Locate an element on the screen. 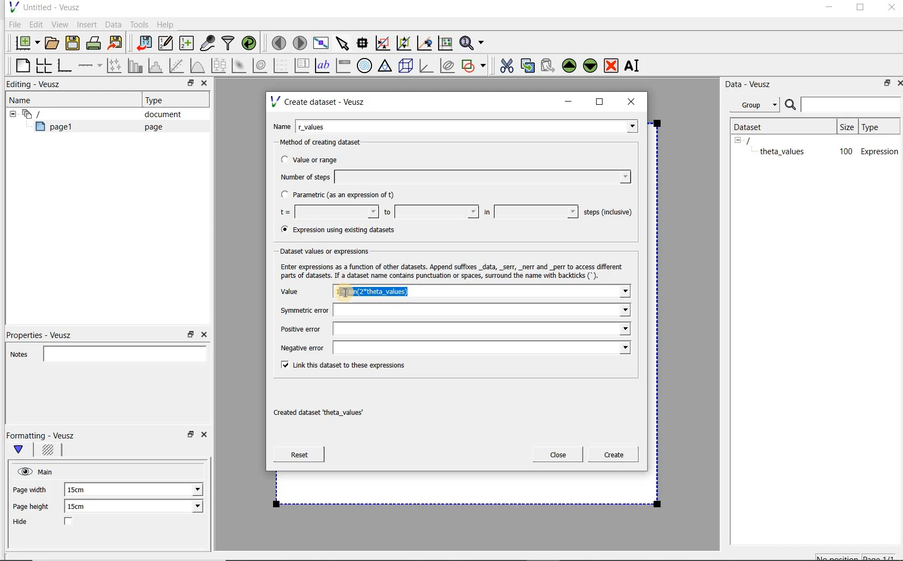 The image size is (903, 561). click to reset graph axes is located at coordinates (445, 42).